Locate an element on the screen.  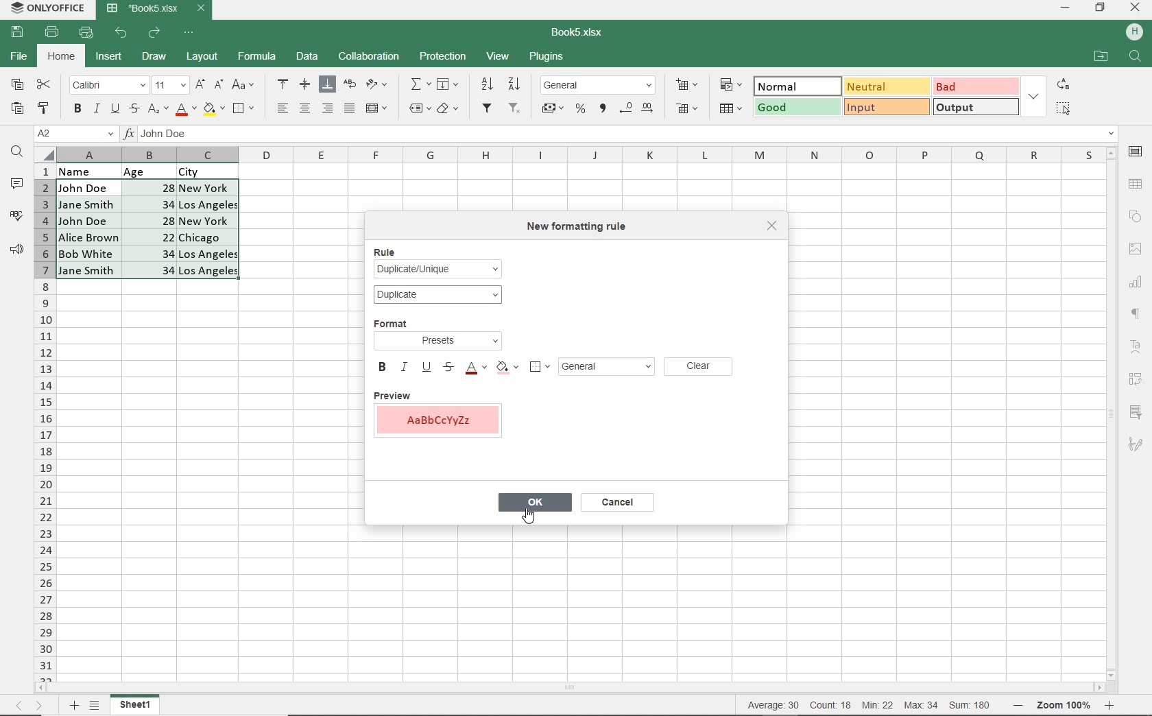
HOME is located at coordinates (62, 58).